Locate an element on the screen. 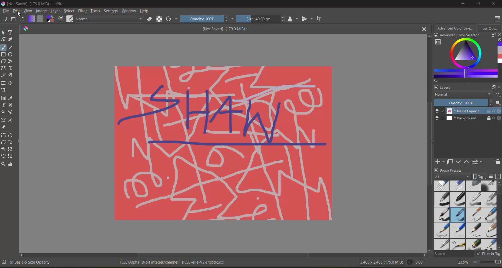  normal is located at coordinates (110, 19).